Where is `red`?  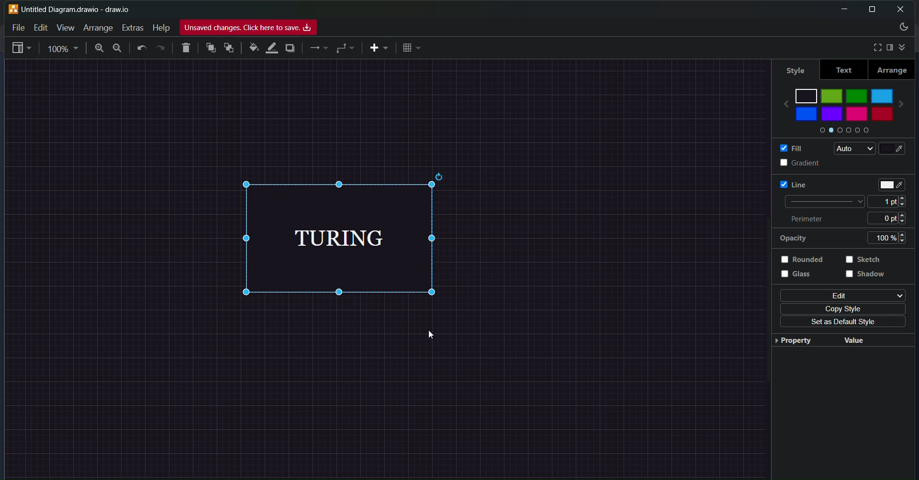 red is located at coordinates (881, 115).